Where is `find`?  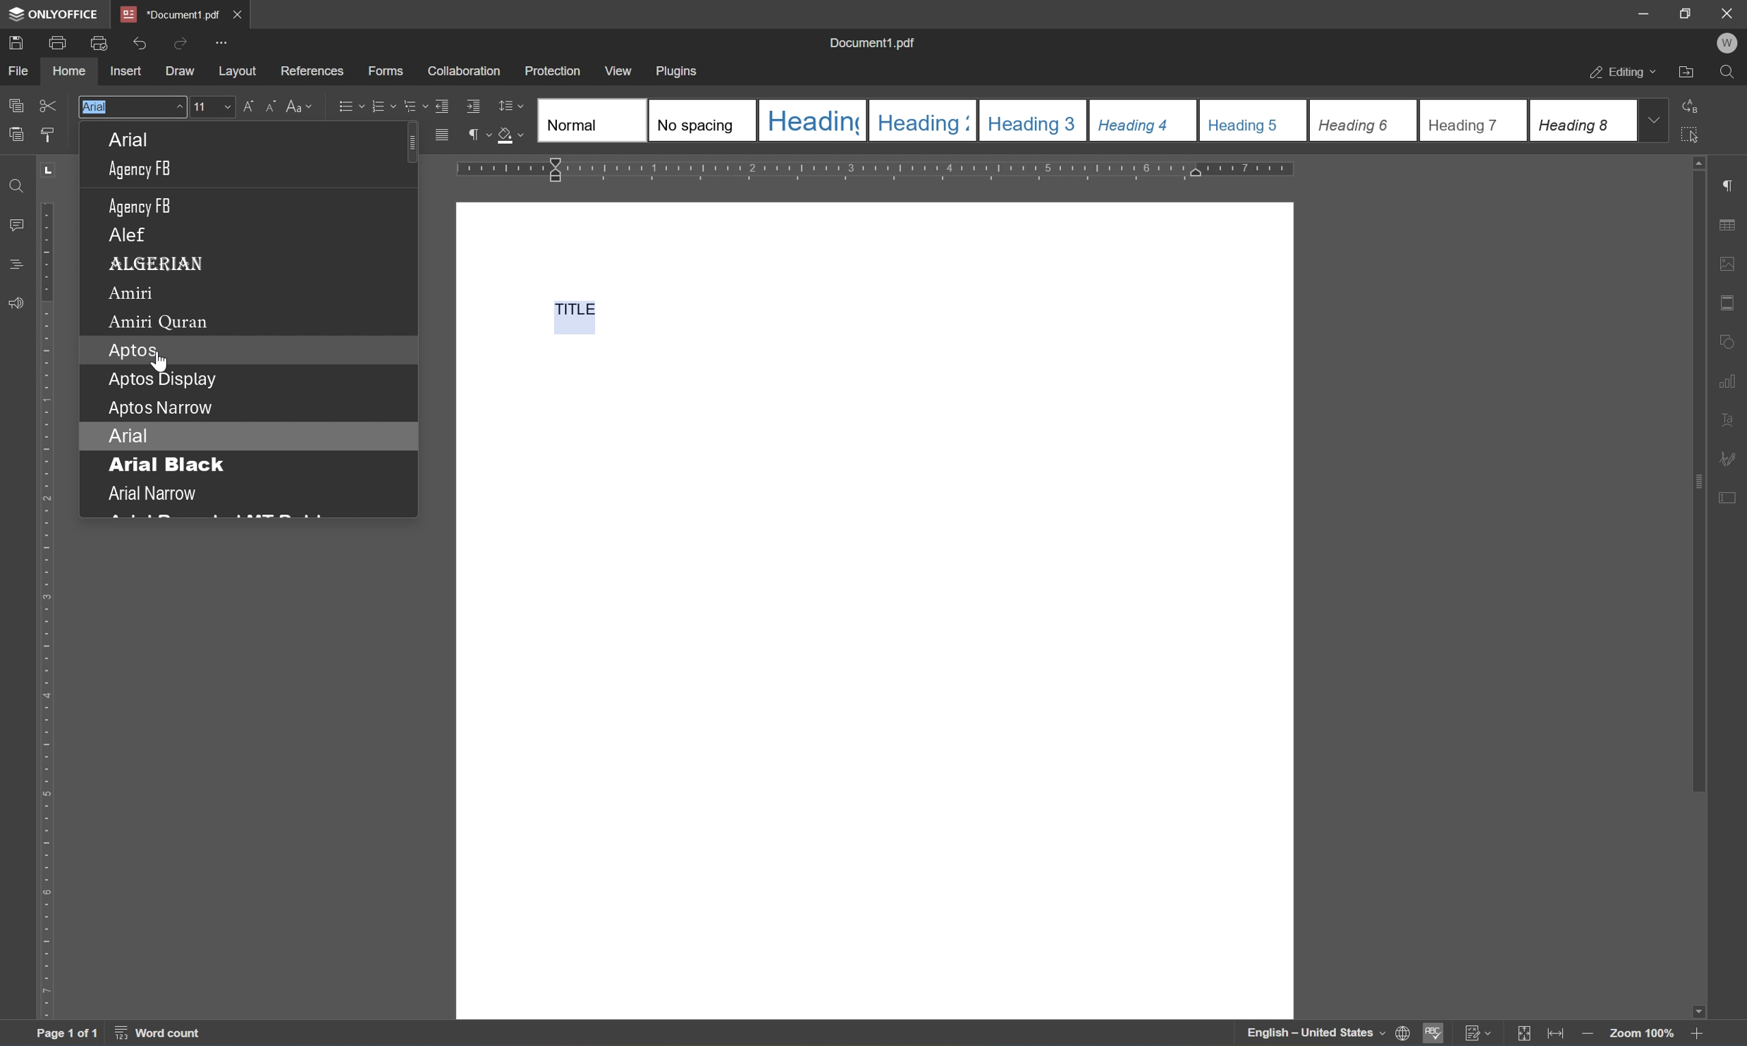
find is located at coordinates (20, 185).